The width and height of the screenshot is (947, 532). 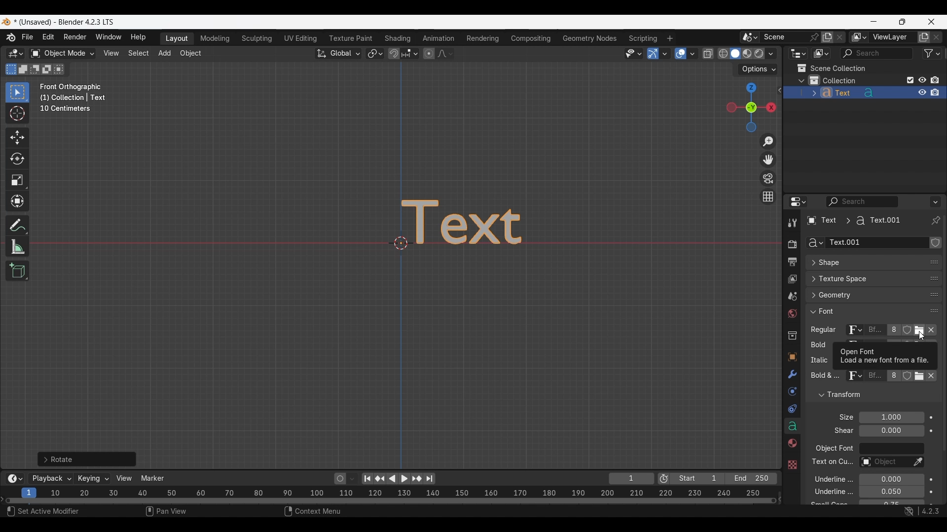 I want to click on Shading workspace , so click(x=399, y=38).